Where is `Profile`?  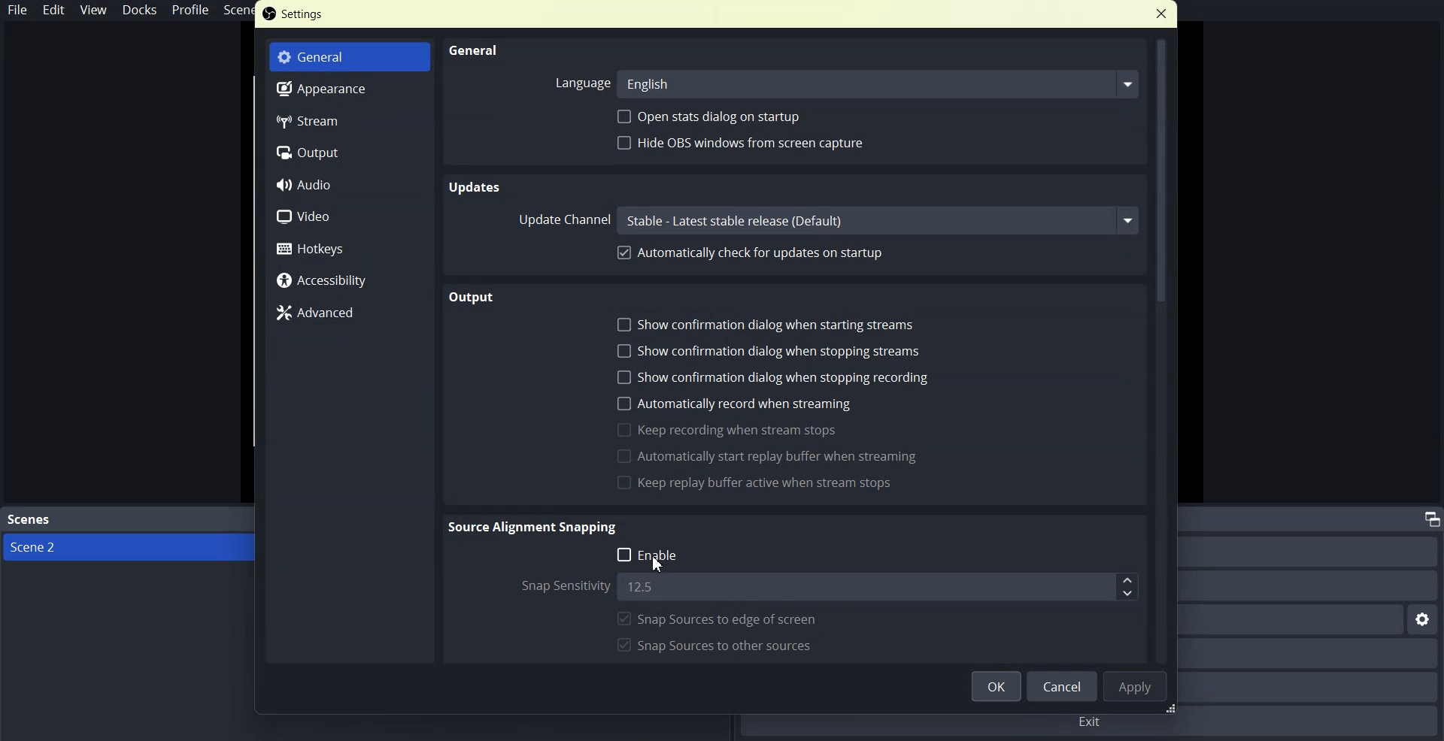 Profile is located at coordinates (190, 11).